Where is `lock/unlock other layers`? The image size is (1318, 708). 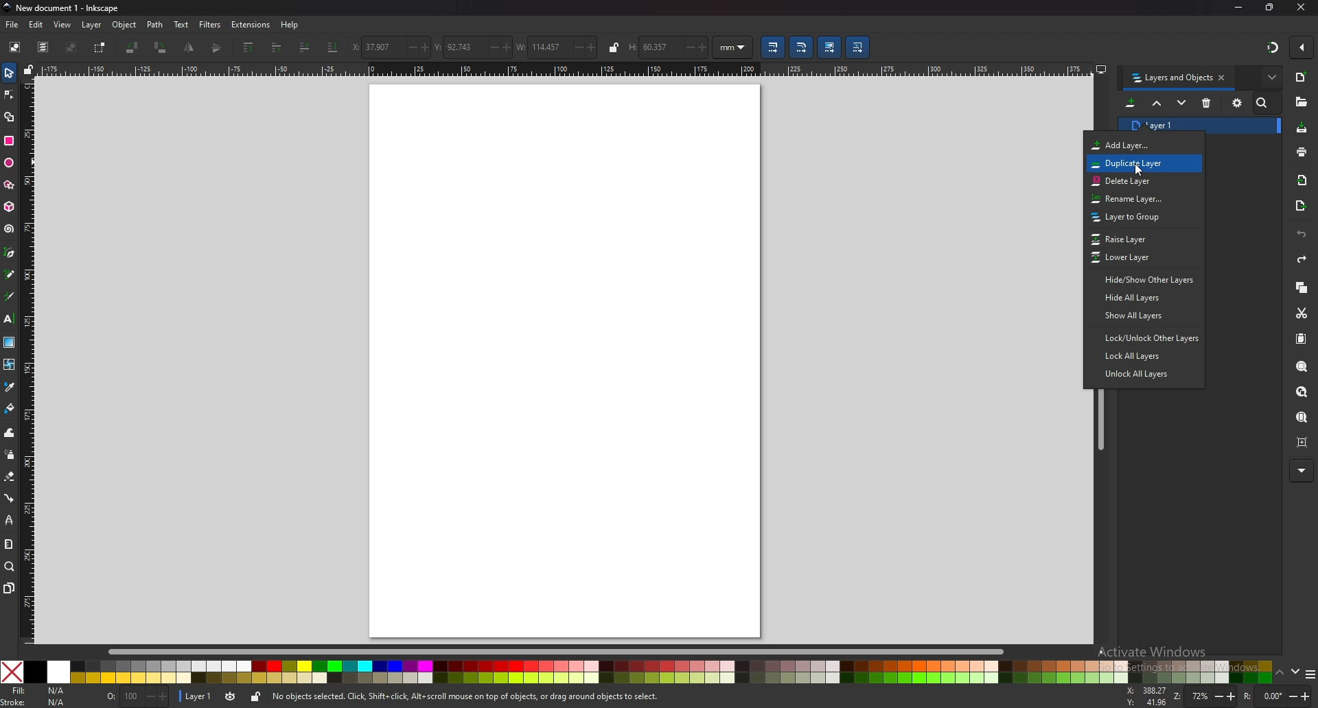
lock/unlock other layers is located at coordinates (1144, 338).